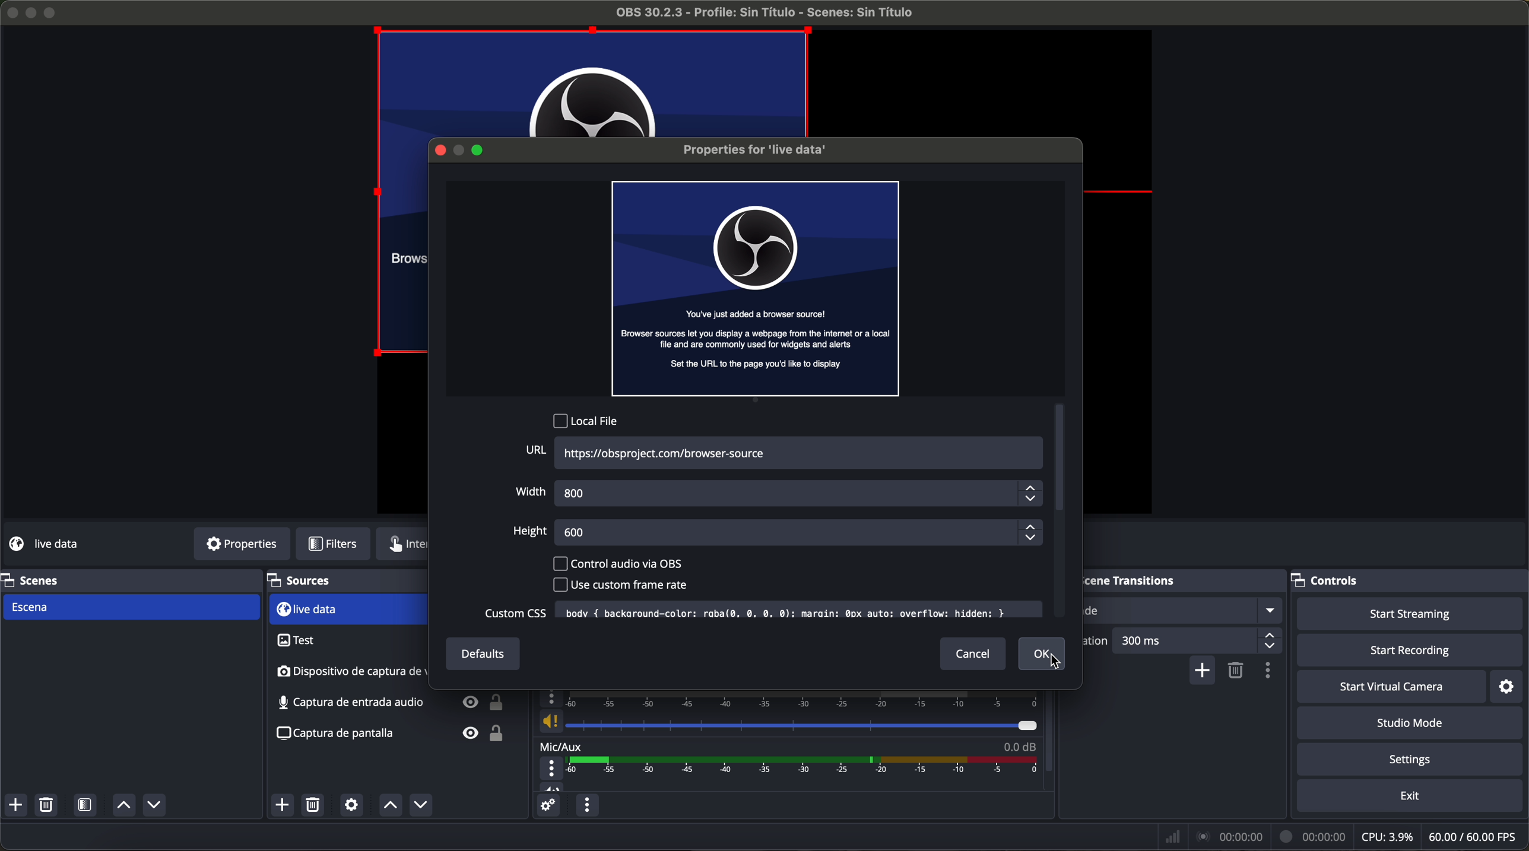 This screenshot has width=1529, height=851. I want to click on add scenes, so click(15, 805).